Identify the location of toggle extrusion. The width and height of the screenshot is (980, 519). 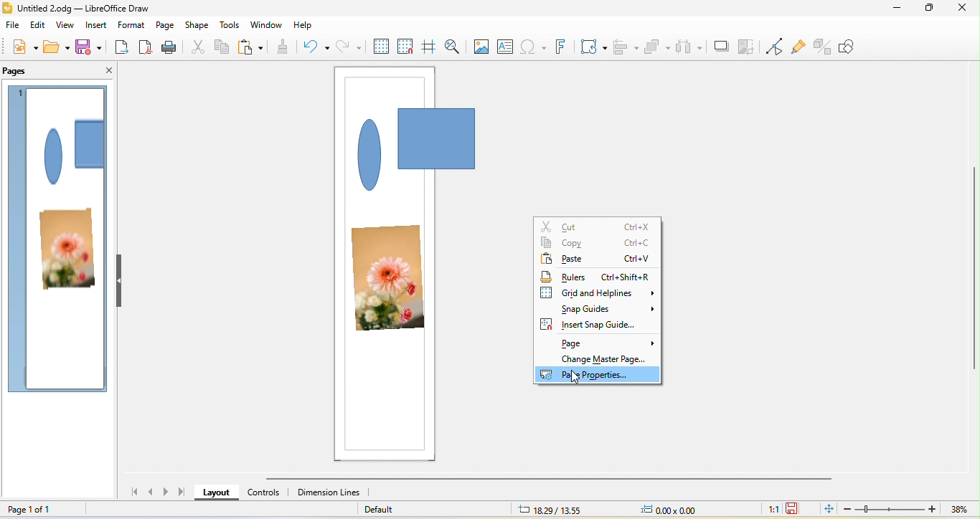
(822, 46).